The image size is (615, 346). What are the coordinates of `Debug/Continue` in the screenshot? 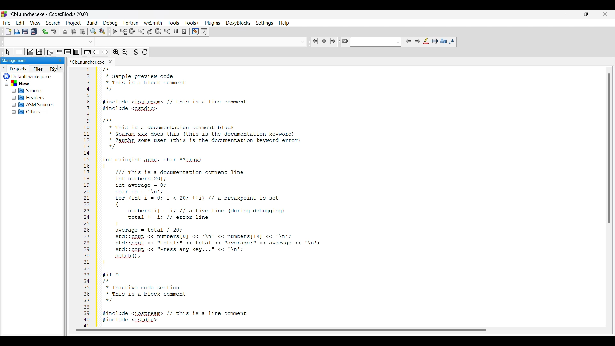 It's located at (115, 31).